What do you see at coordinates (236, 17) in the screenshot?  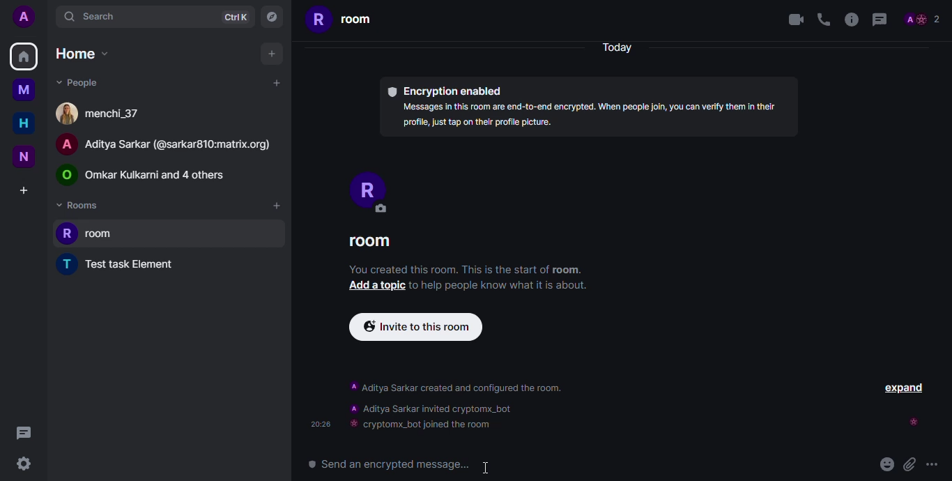 I see `ctrlK` at bounding box center [236, 17].